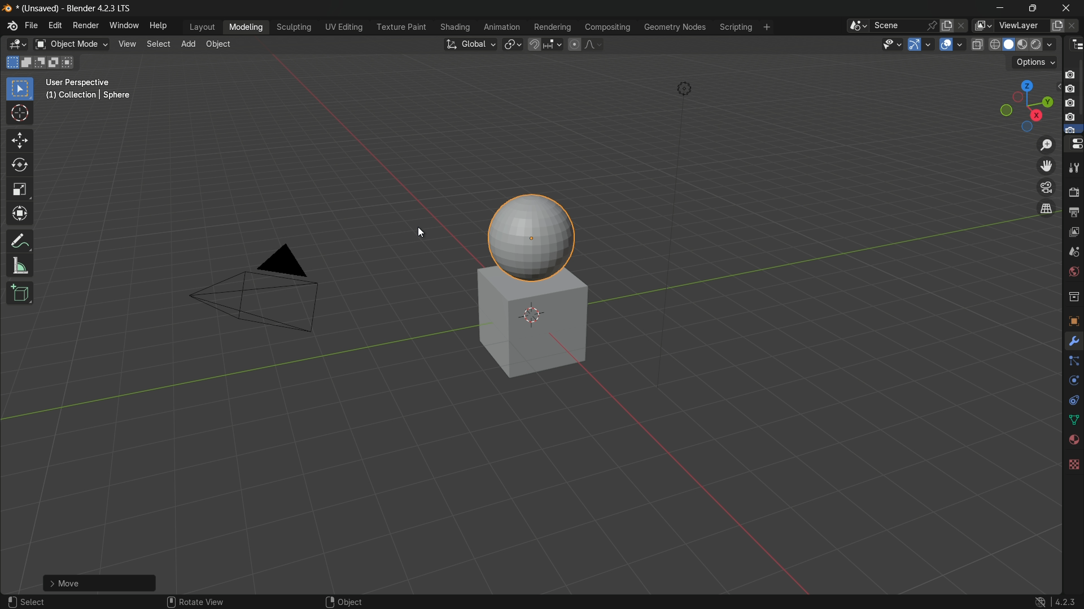  Describe the element at coordinates (961, 45) in the screenshot. I see `show overlays` at that location.